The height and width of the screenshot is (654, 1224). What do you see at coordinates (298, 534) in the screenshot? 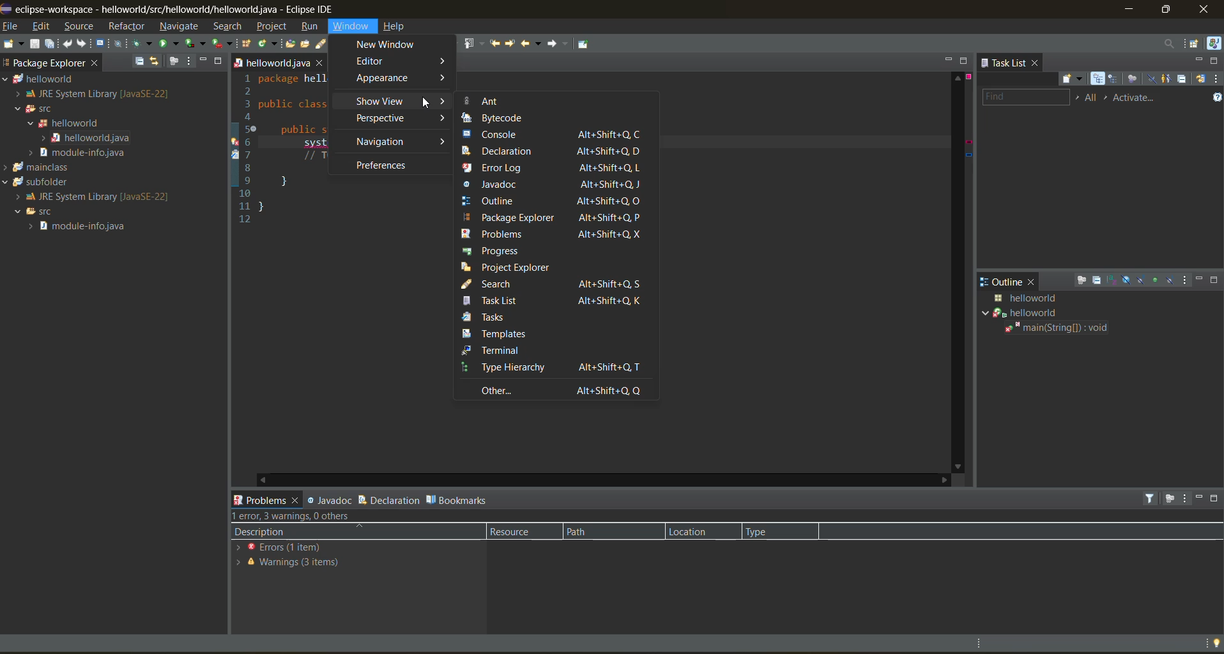
I see `description` at bounding box center [298, 534].